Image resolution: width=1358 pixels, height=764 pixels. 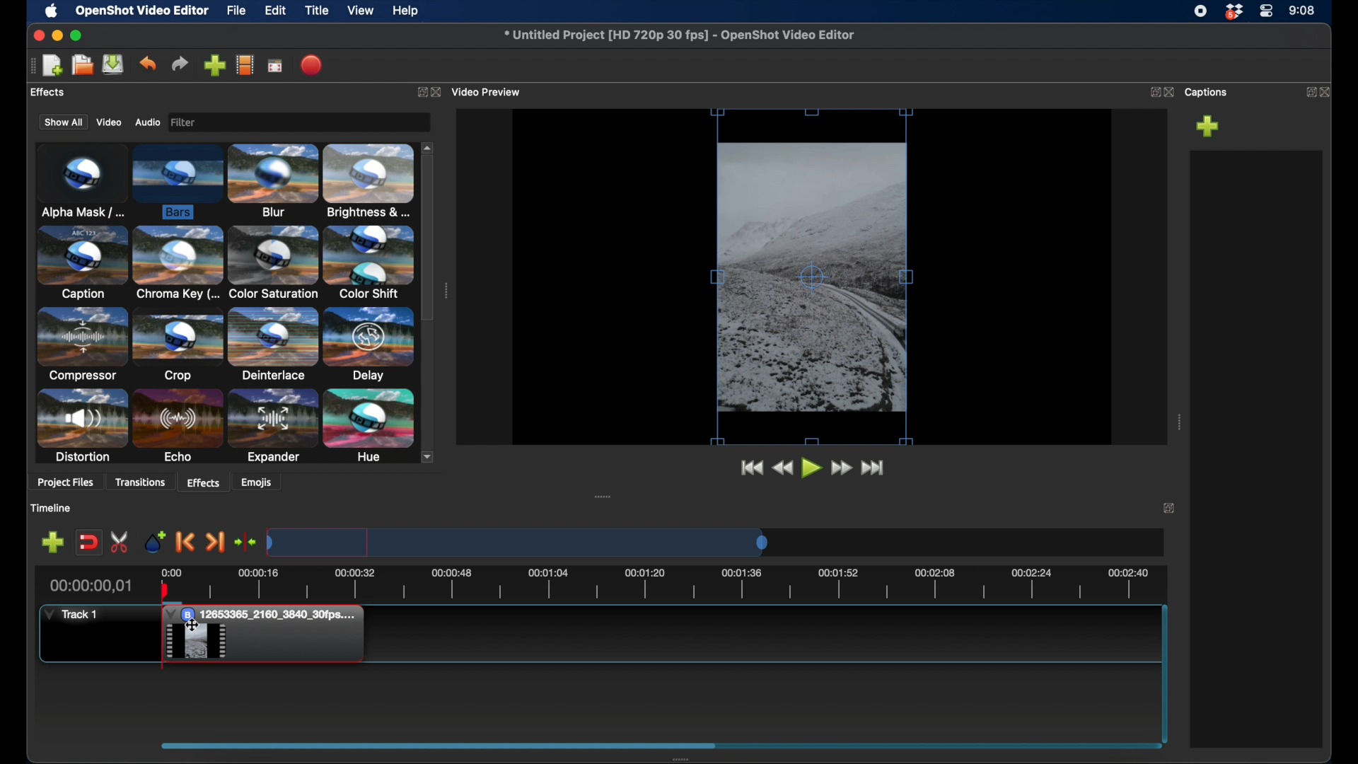 What do you see at coordinates (1208, 126) in the screenshot?
I see `add` at bounding box center [1208, 126].